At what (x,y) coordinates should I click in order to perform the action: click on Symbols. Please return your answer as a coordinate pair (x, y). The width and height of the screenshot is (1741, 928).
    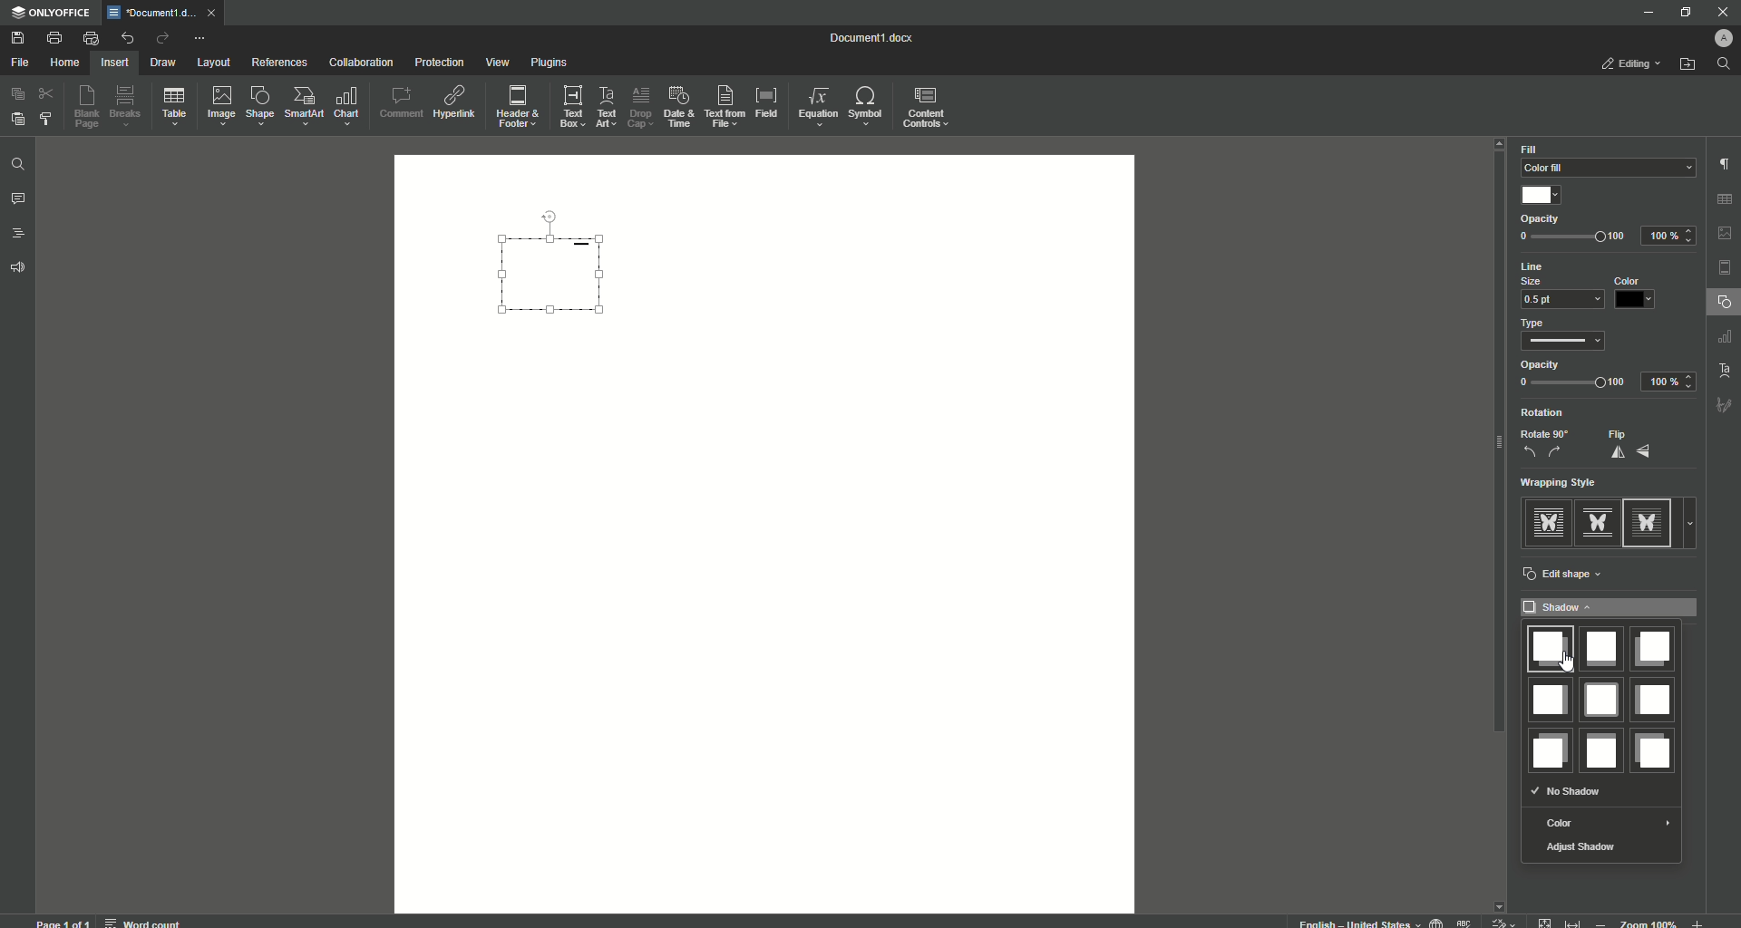
    Looking at the image, I should click on (864, 106).